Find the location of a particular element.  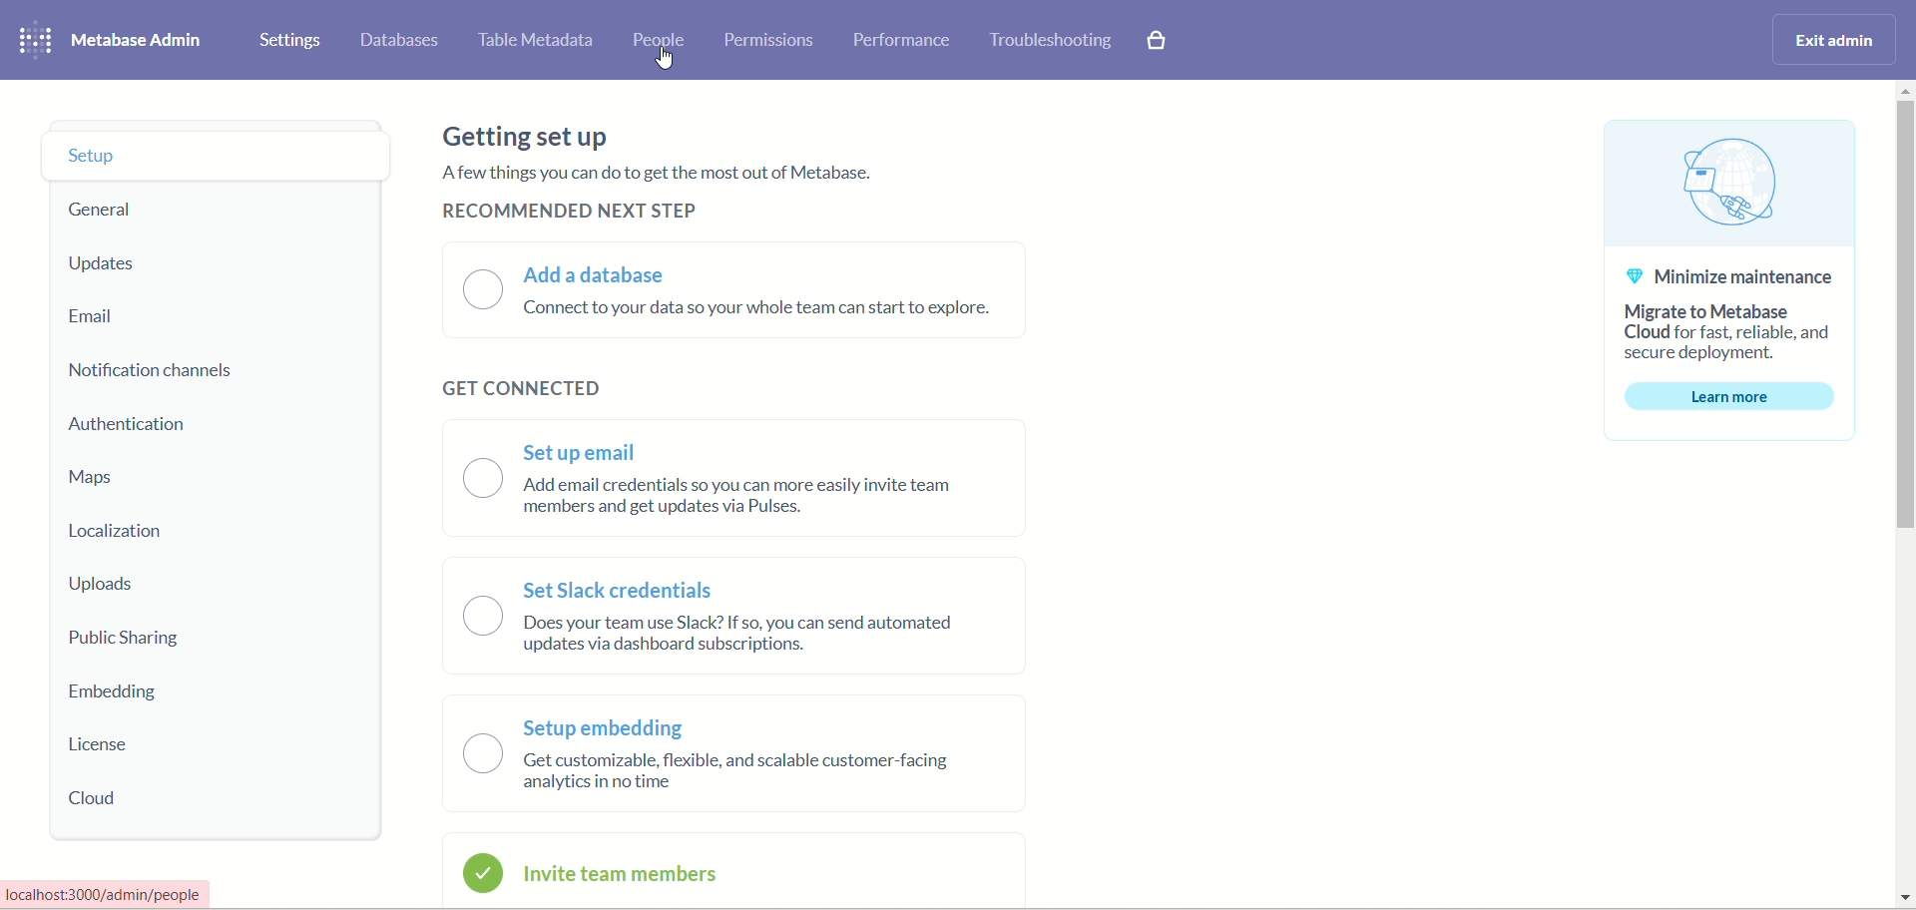

paid features is located at coordinates (1163, 41).